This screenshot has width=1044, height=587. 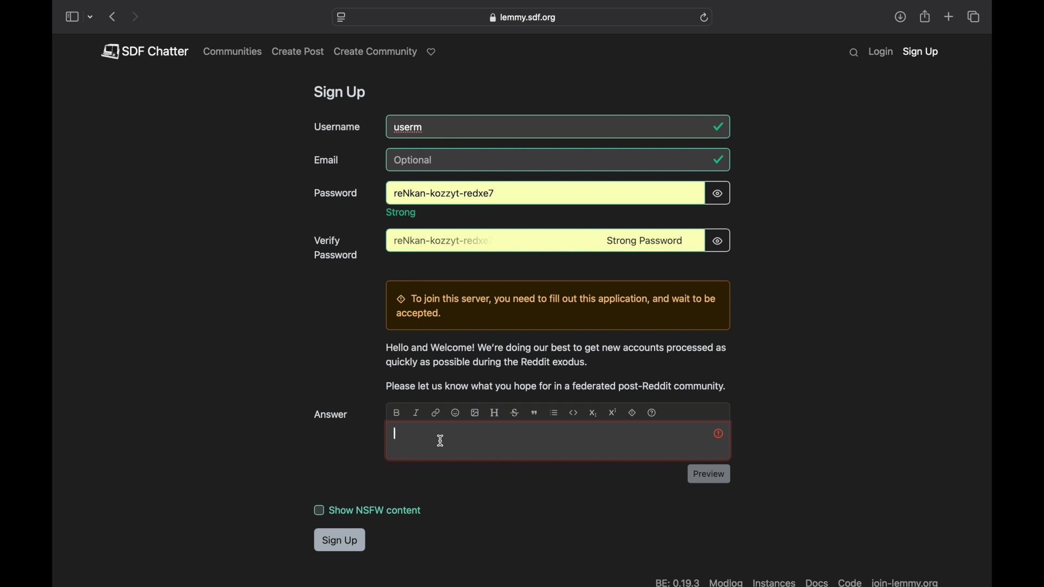 What do you see at coordinates (949, 16) in the screenshot?
I see `new tab` at bounding box center [949, 16].